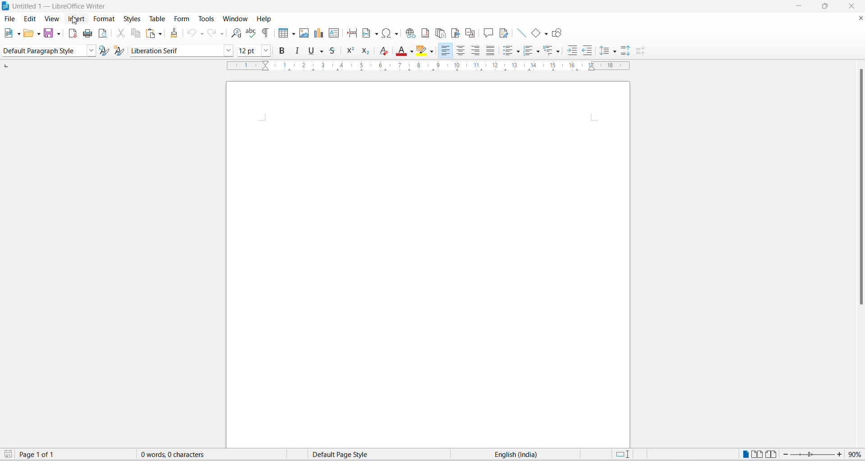  I want to click on paragraph style options, so click(89, 51).